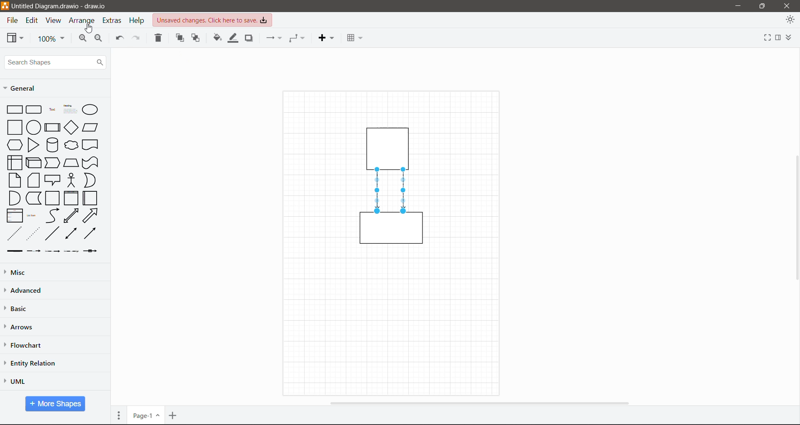  I want to click on And, so click(14, 198).